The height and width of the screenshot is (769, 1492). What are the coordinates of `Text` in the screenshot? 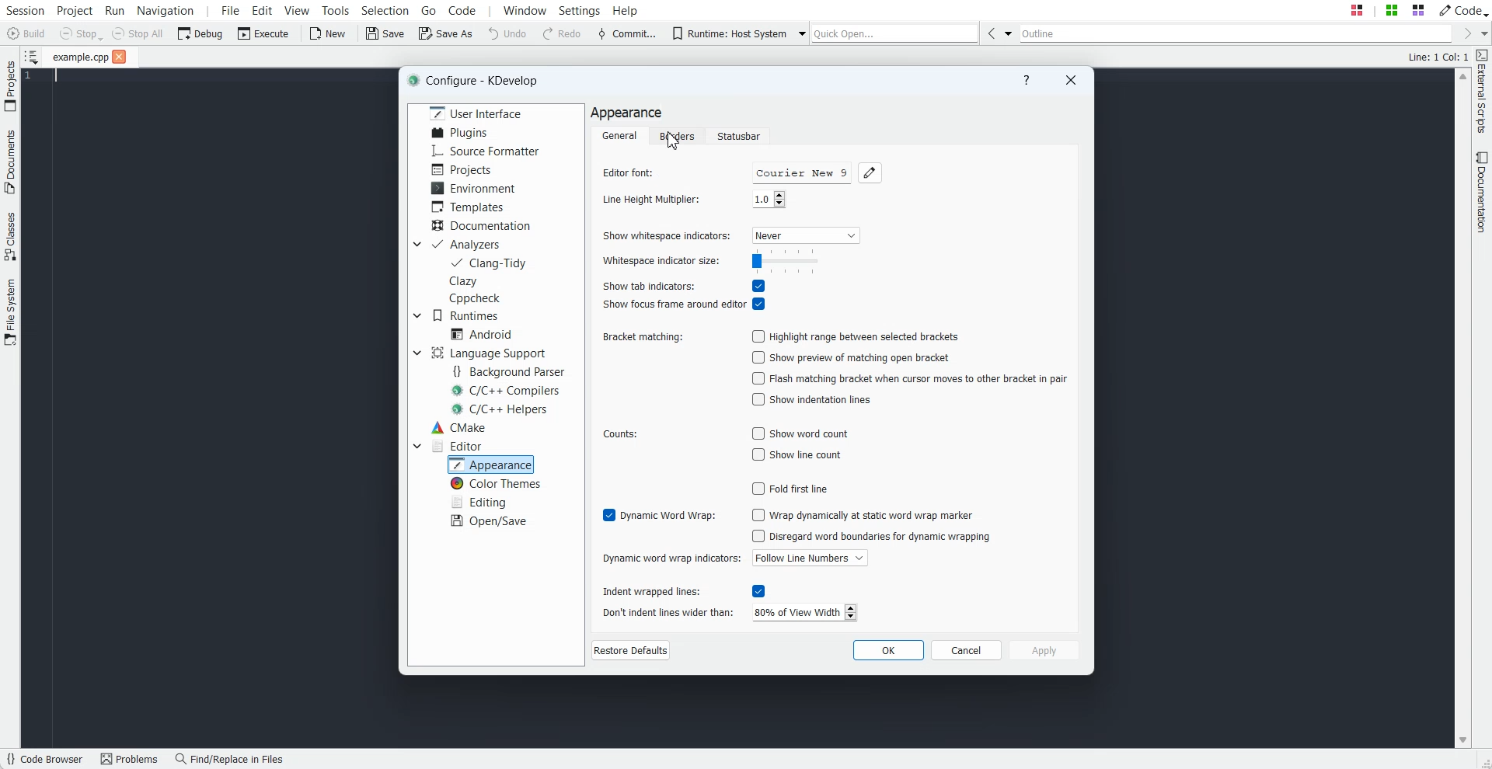 It's located at (626, 113).